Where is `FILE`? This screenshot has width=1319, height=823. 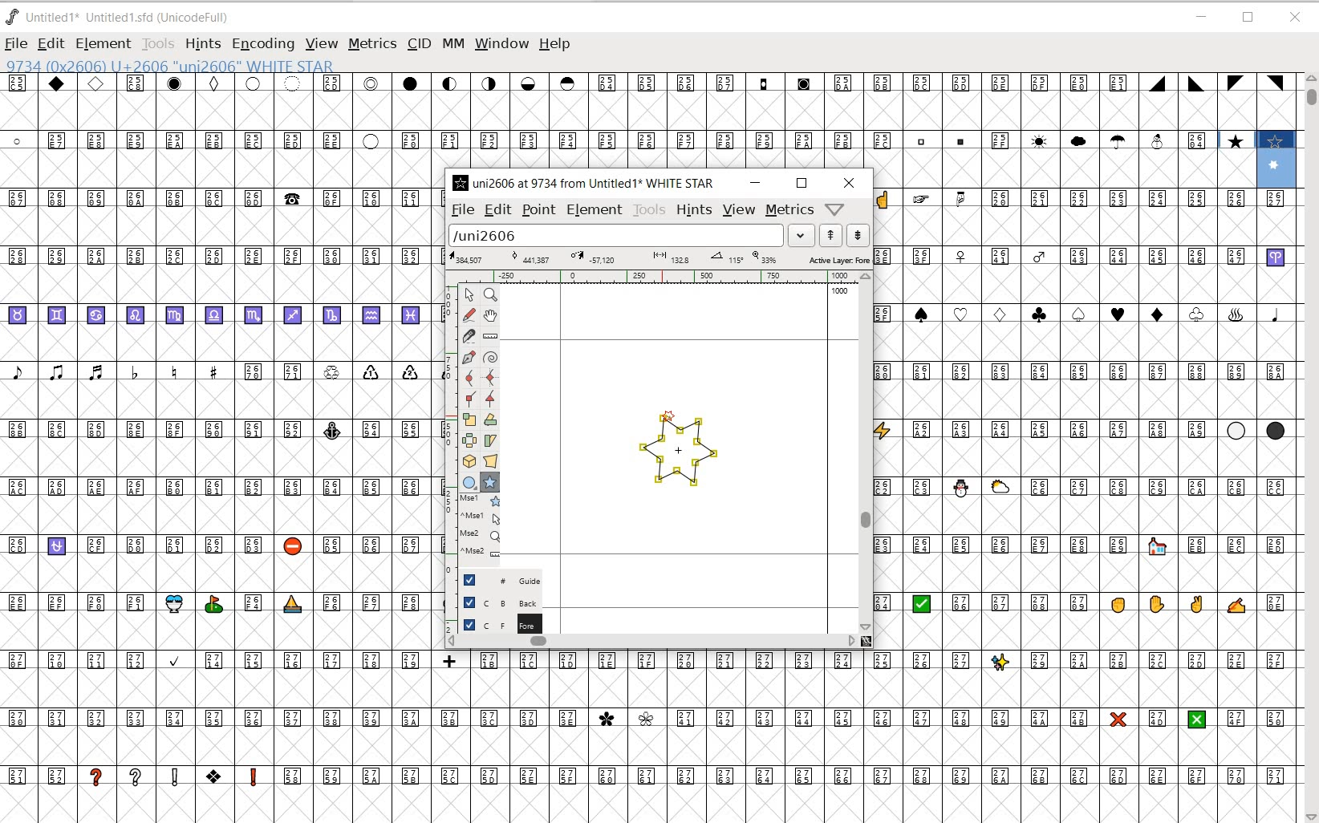
FILE is located at coordinates (461, 210).